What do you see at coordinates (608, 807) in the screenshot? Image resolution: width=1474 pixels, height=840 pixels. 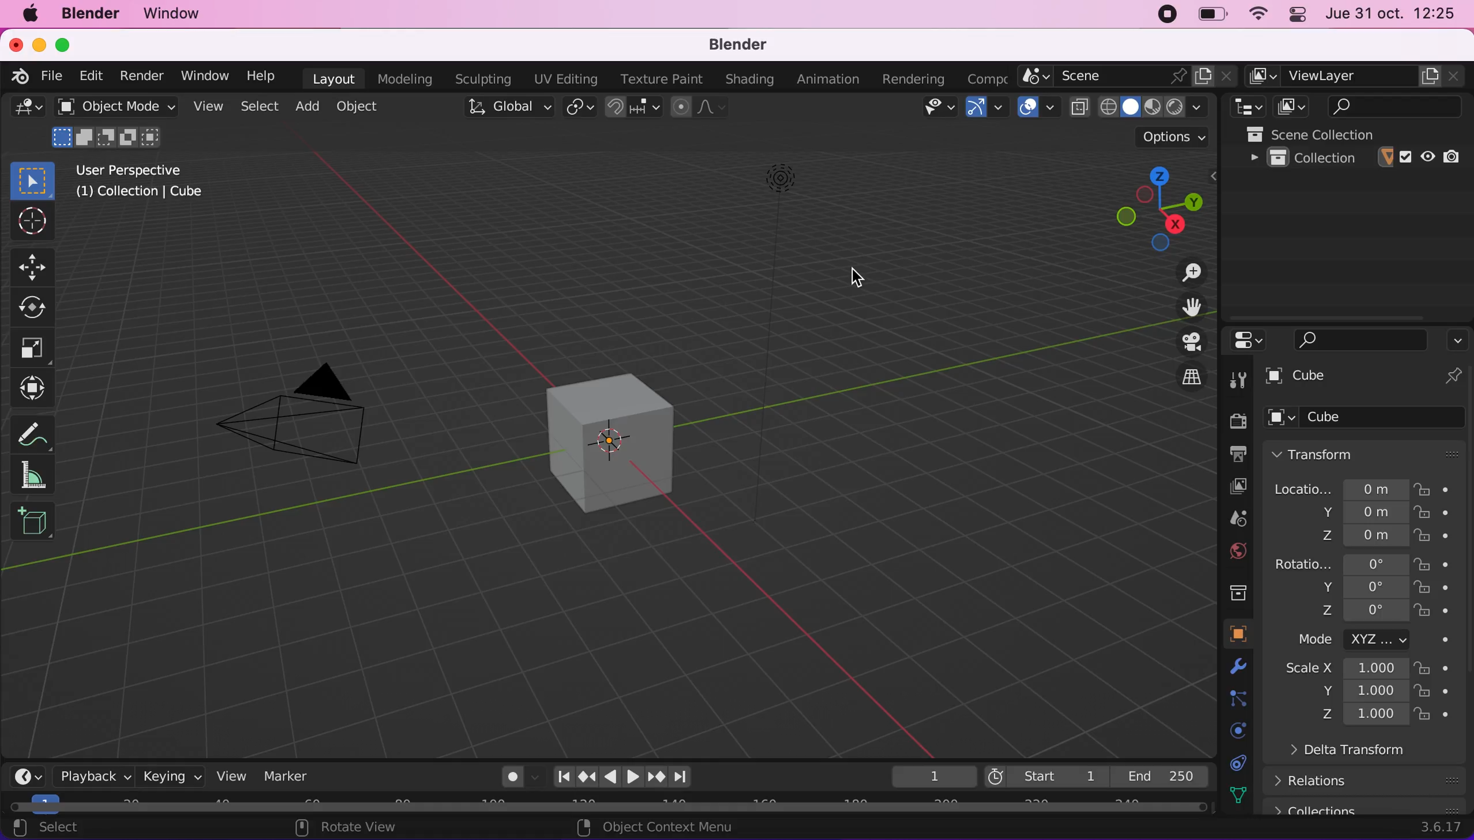 I see `horizontal slider` at bounding box center [608, 807].